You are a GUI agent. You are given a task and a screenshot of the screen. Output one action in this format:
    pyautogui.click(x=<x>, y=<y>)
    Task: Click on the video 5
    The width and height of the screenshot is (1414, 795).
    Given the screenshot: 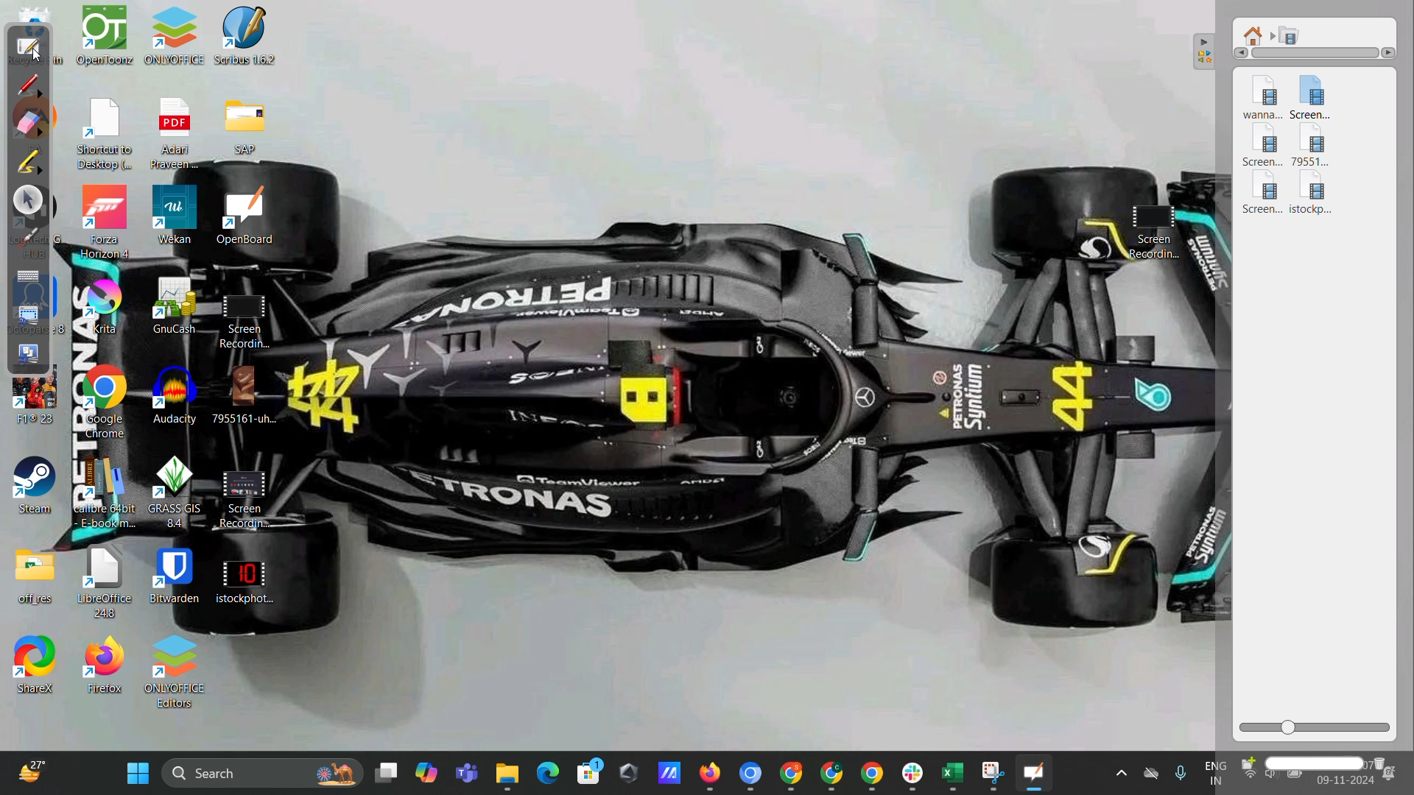 What is the action you would take?
    pyautogui.click(x=1262, y=195)
    